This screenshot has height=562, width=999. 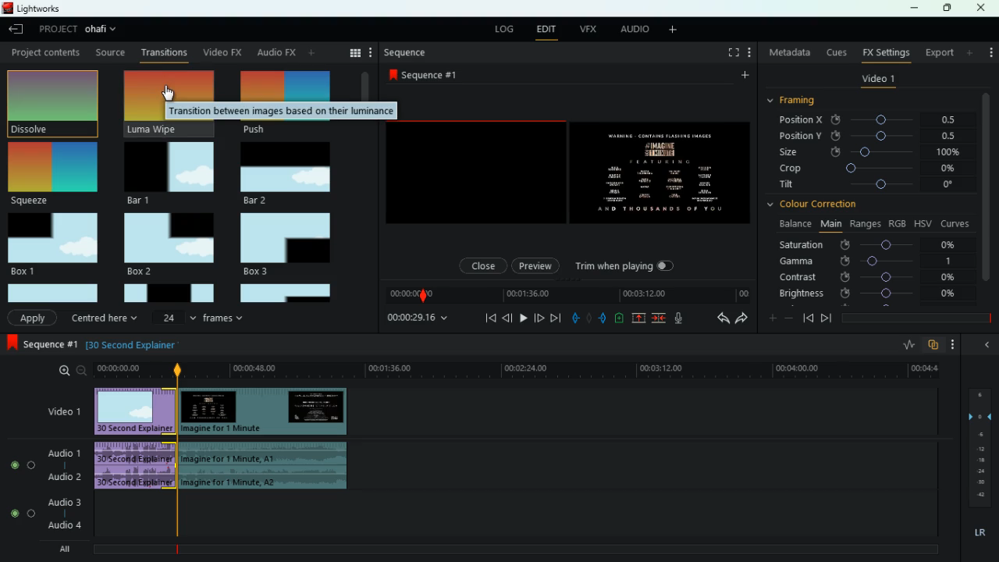 I want to click on crop, so click(x=869, y=169).